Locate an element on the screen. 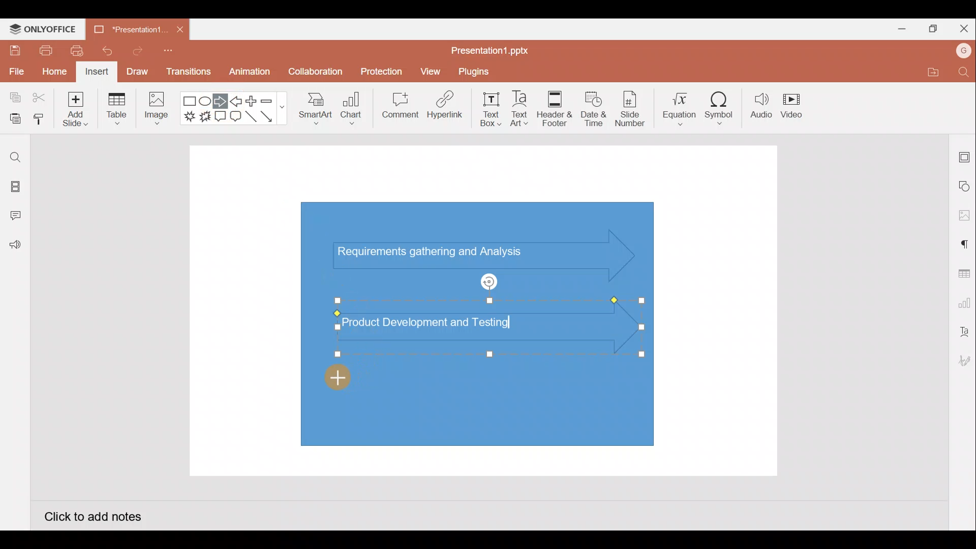 The image size is (976, 549). Left arrow is located at coordinates (237, 101).